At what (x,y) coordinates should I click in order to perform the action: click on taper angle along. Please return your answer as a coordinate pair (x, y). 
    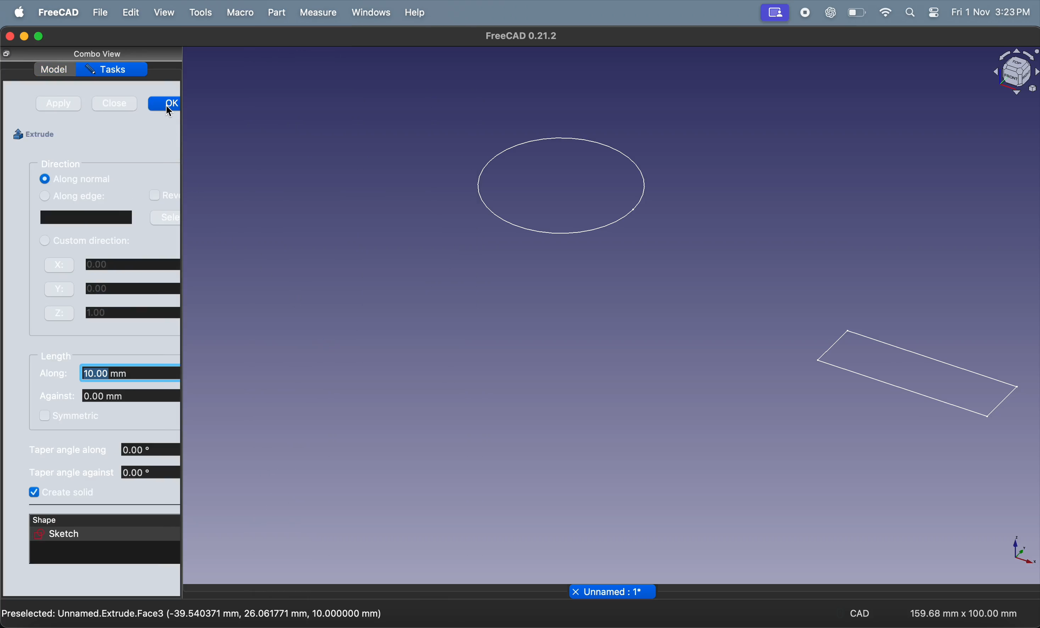
    Looking at the image, I should click on (65, 451).